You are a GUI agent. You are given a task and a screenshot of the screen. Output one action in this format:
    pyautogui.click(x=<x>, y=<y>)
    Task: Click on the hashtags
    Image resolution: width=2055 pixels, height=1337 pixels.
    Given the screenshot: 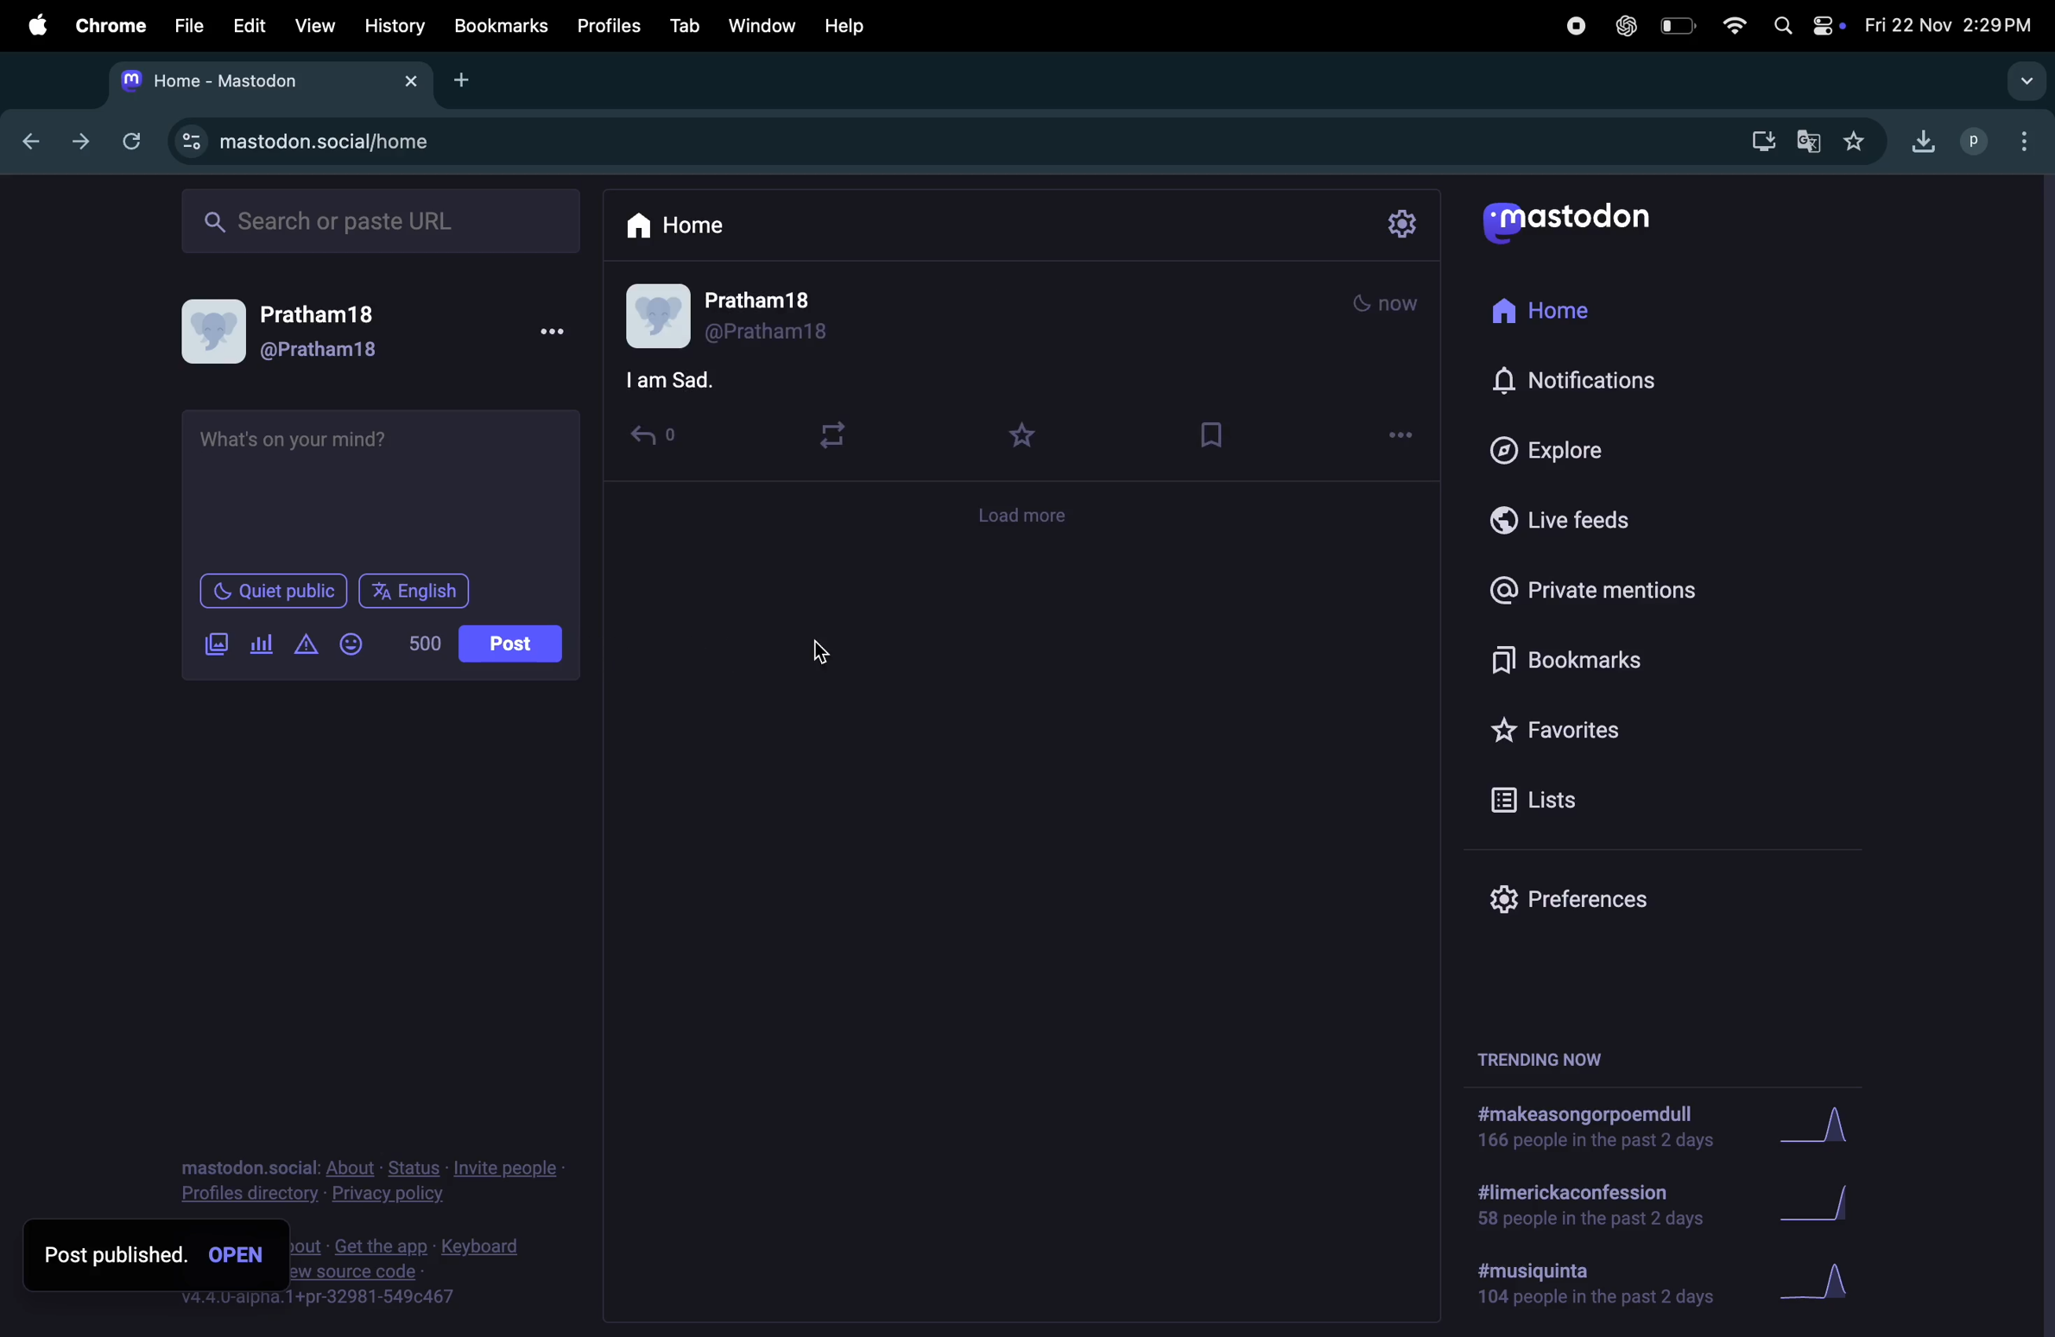 What is the action you would take?
    pyautogui.click(x=1599, y=1128)
    